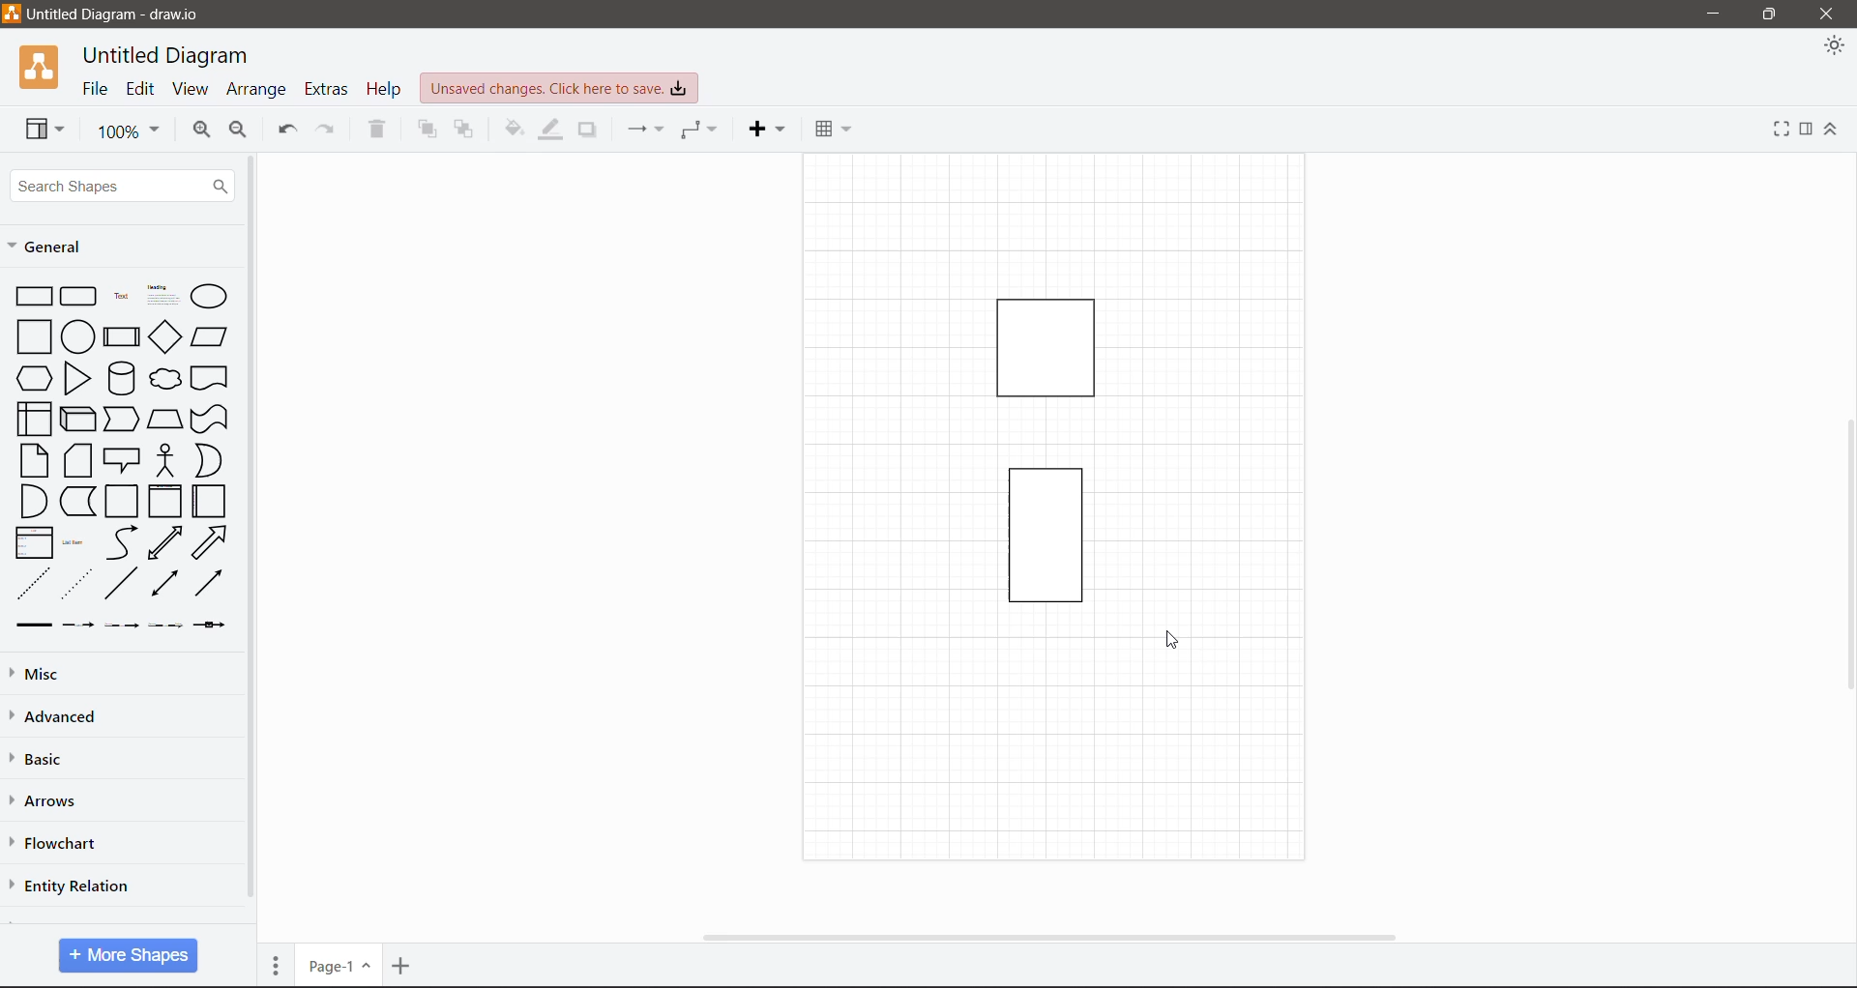 Image resolution: width=1857 pixels, height=988 pixels. Describe the element at coordinates (277, 963) in the screenshot. I see `Pages` at that location.